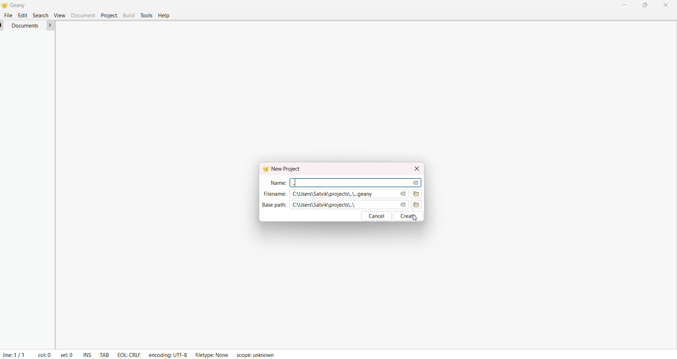 This screenshot has width=677, height=359. What do you see at coordinates (263, 167) in the screenshot?
I see `Geany logo` at bounding box center [263, 167].